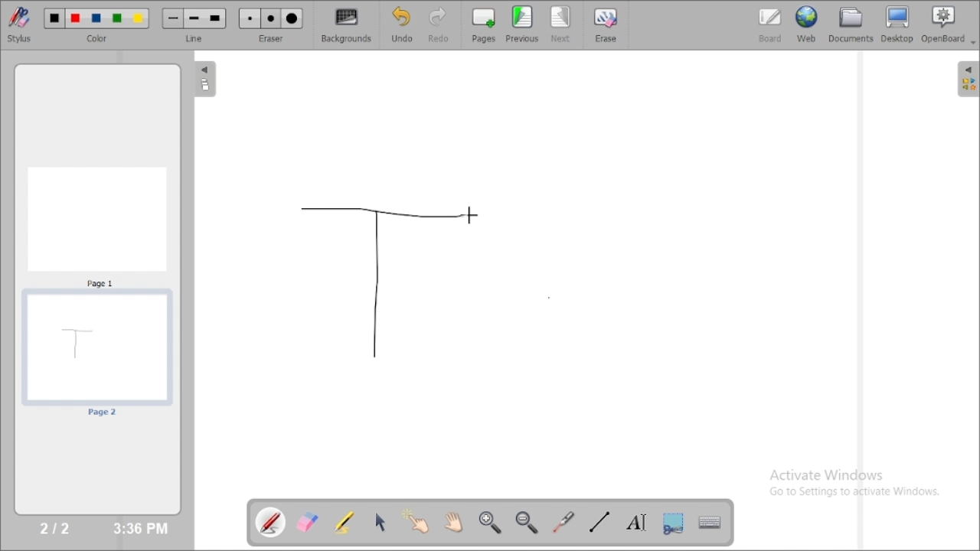  Describe the element at coordinates (139, 529) in the screenshot. I see `3:36 PM` at that location.